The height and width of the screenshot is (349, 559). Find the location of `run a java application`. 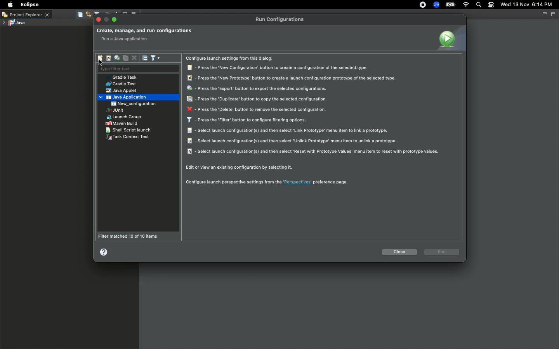

run a java application is located at coordinates (127, 40).